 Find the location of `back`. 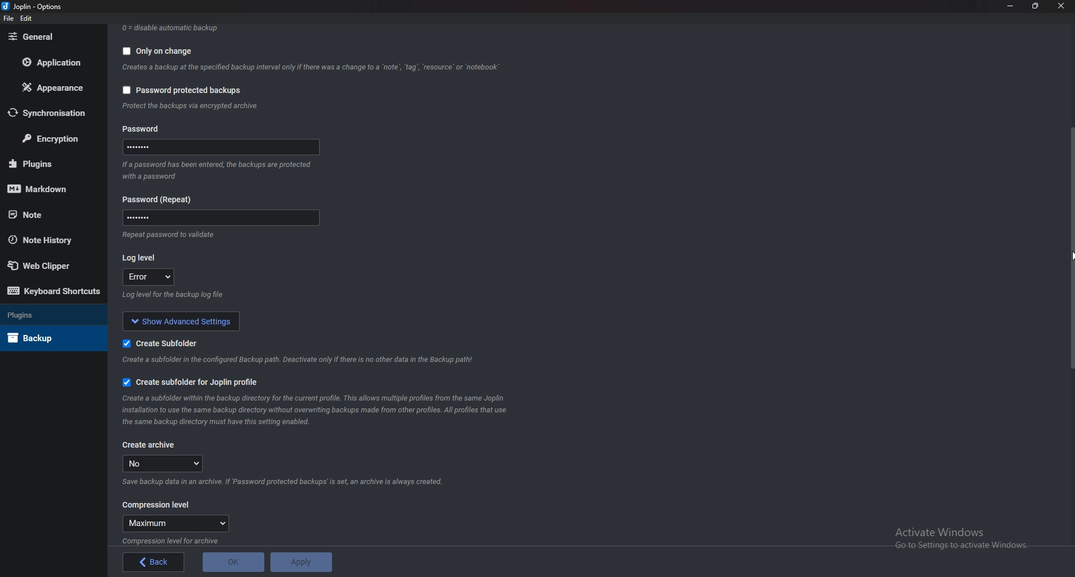

back is located at coordinates (153, 562).